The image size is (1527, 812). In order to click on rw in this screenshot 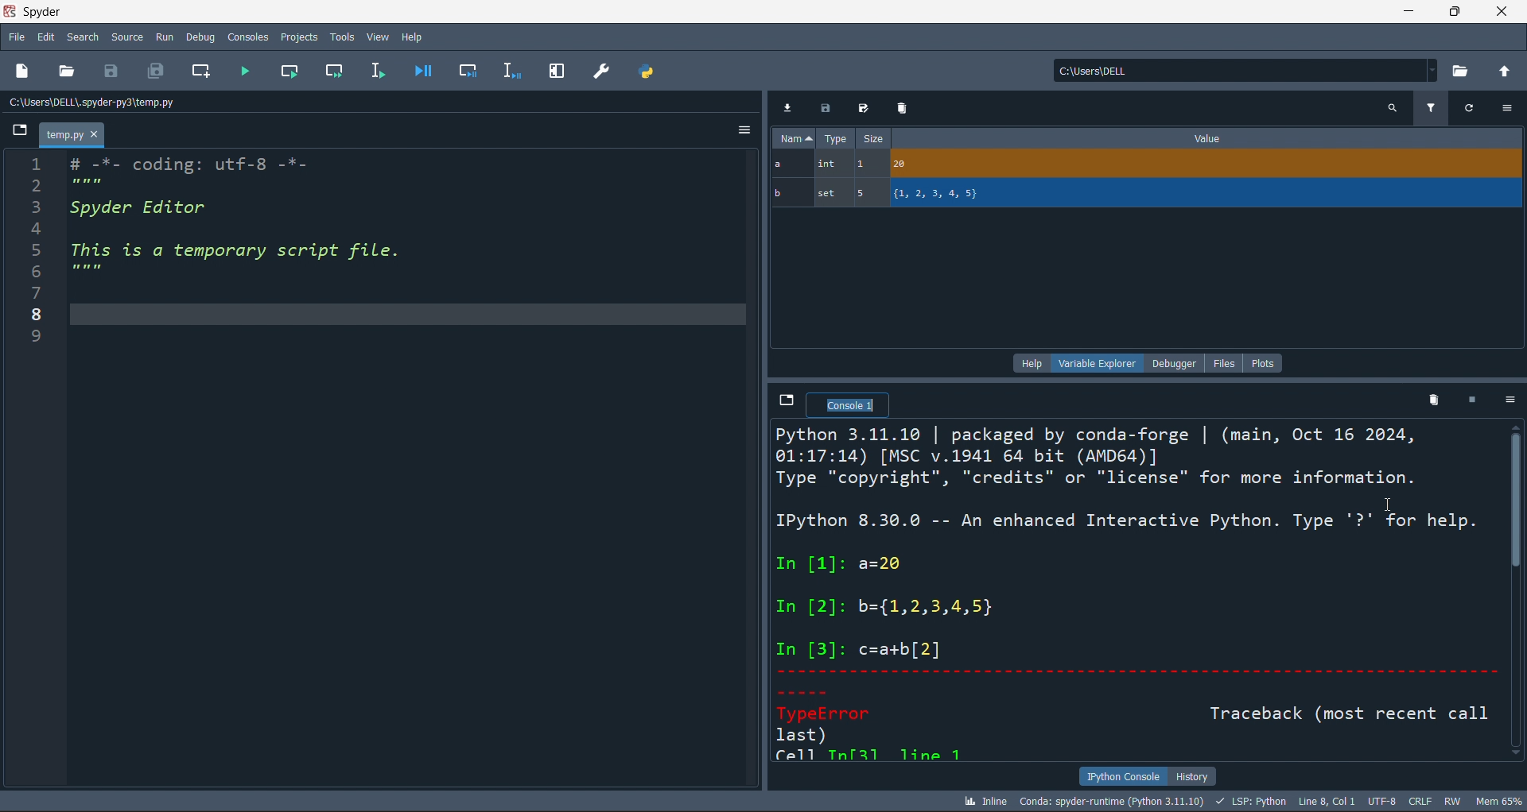, I will do `click(1451, 801)`.